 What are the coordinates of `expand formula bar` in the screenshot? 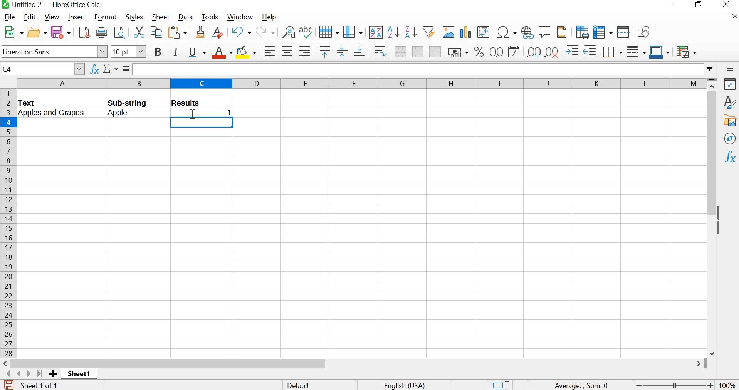 It's located at (425, 69).